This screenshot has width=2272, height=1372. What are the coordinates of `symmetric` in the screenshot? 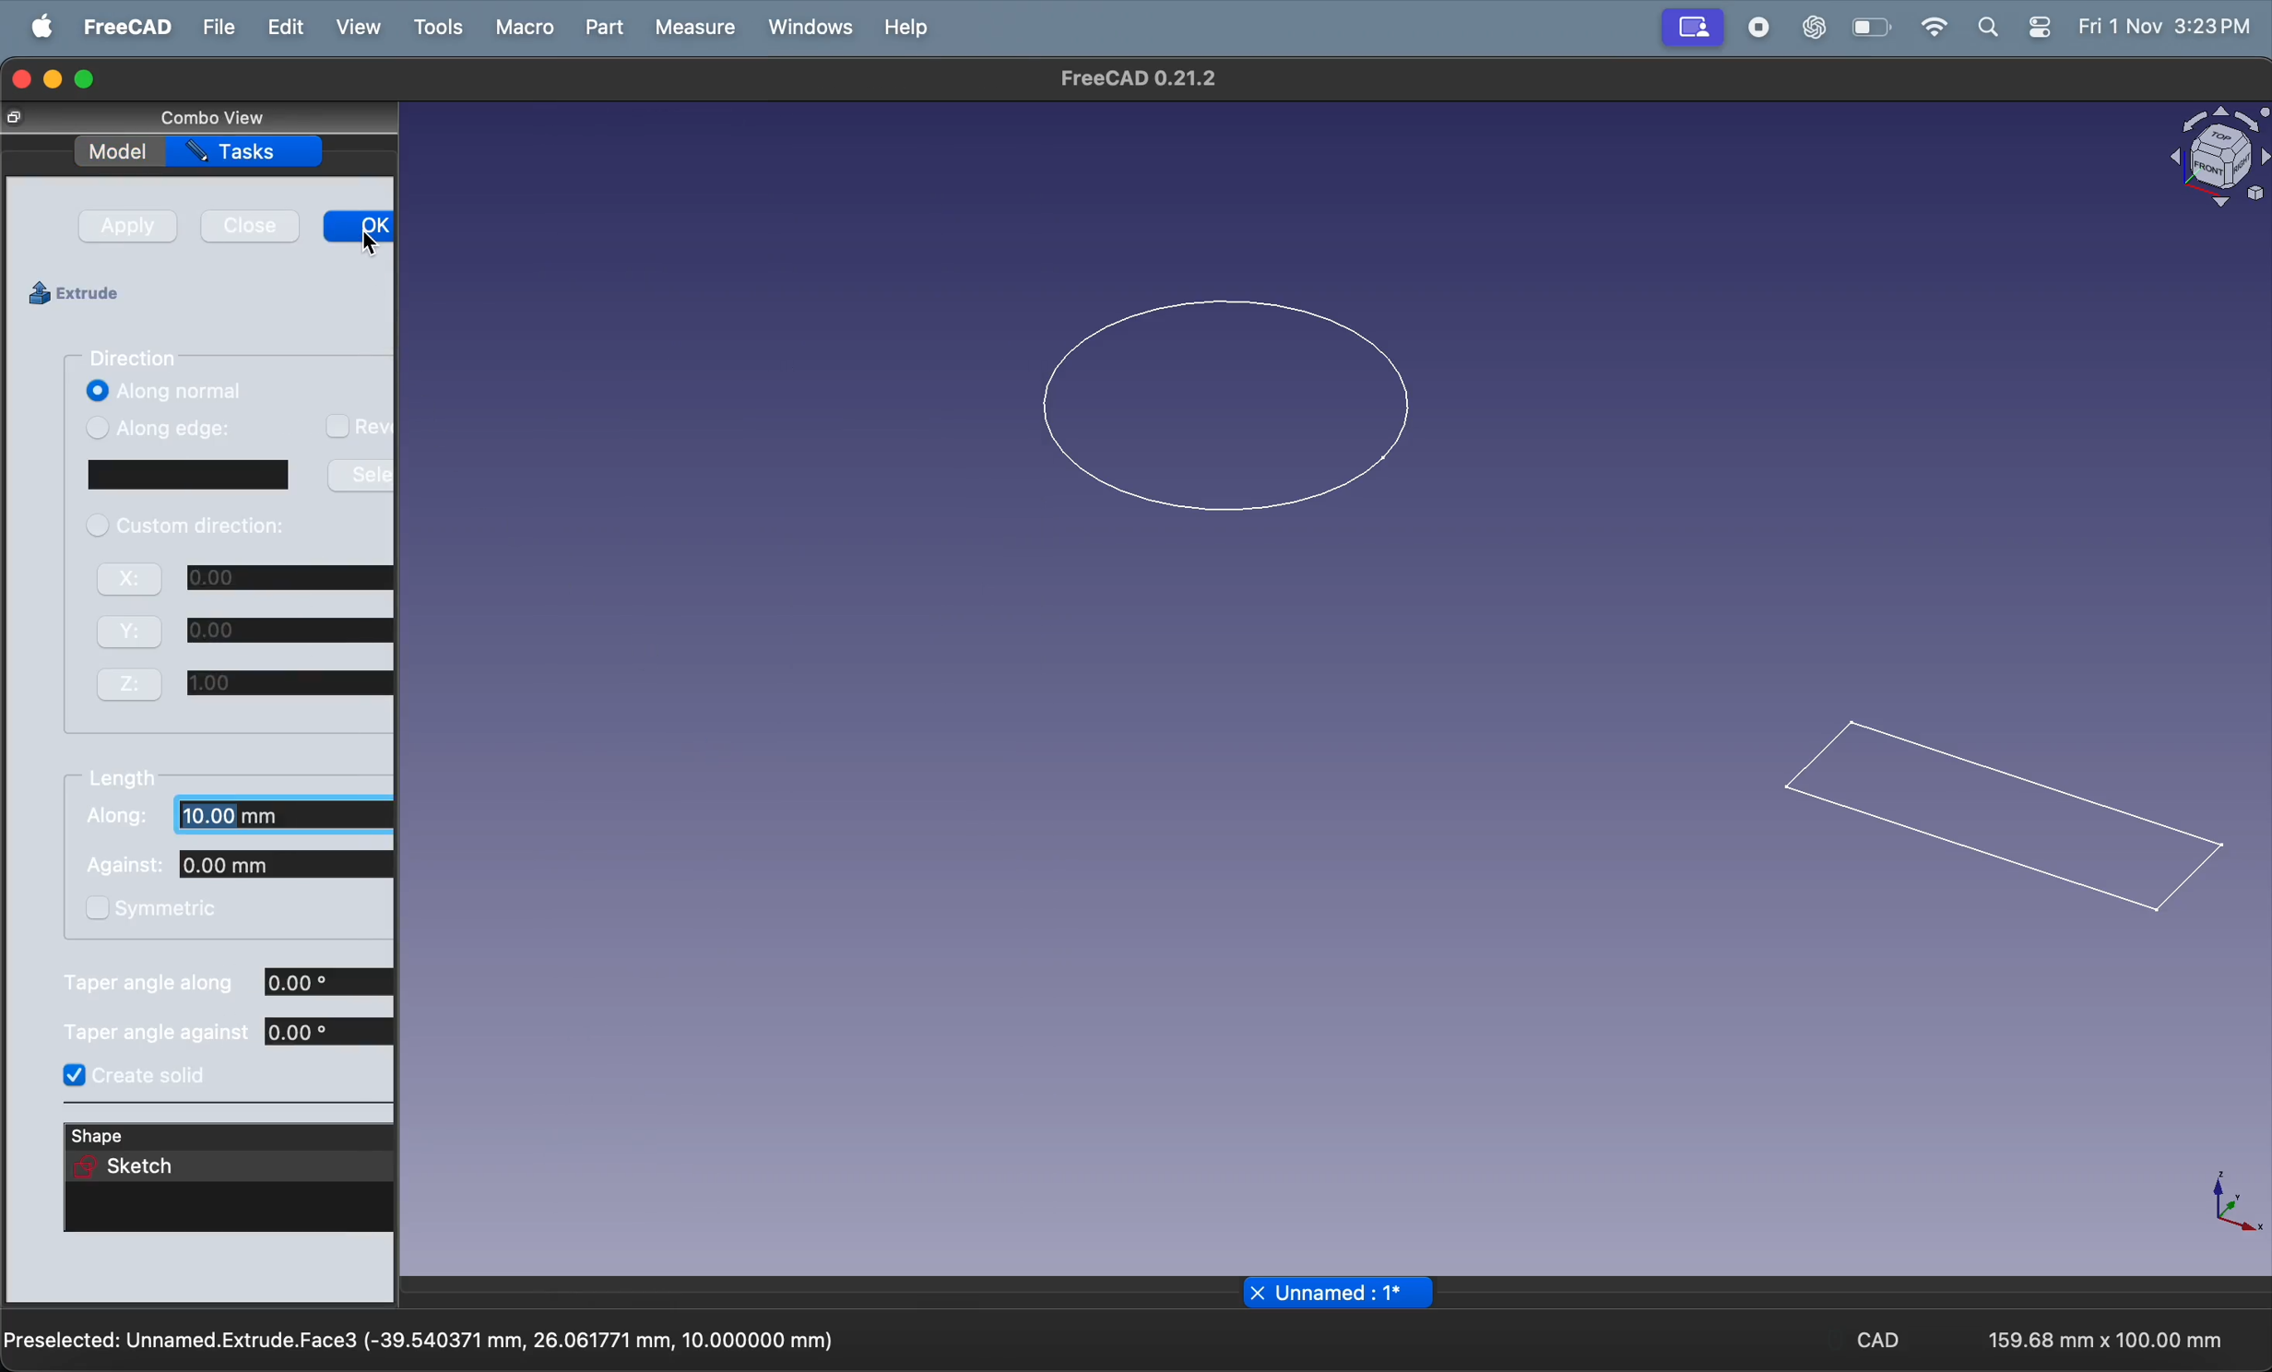 It's located at (168, 908).